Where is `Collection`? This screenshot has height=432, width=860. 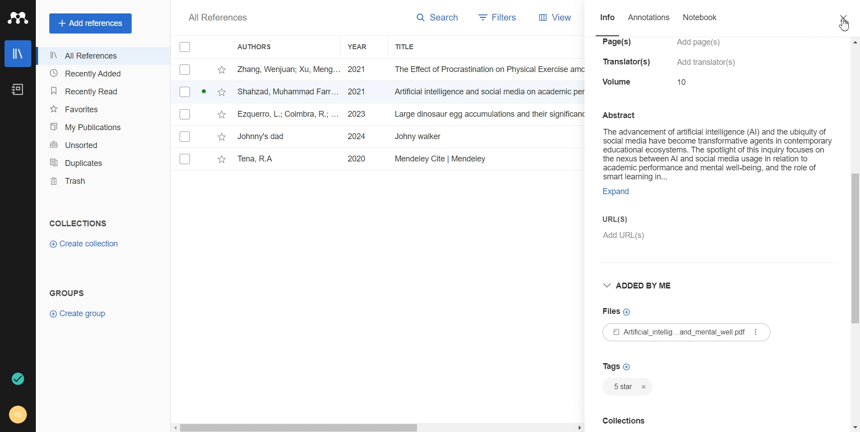 Collection is located at coordinates (672, 425).